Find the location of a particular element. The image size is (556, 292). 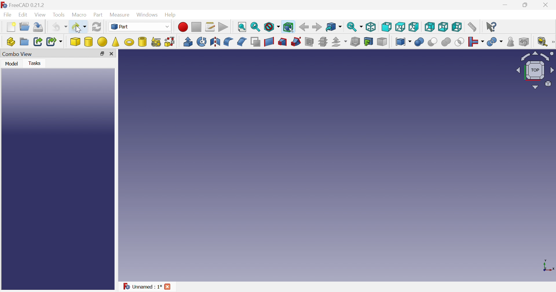

Cone is located at coordinates (115, 42).